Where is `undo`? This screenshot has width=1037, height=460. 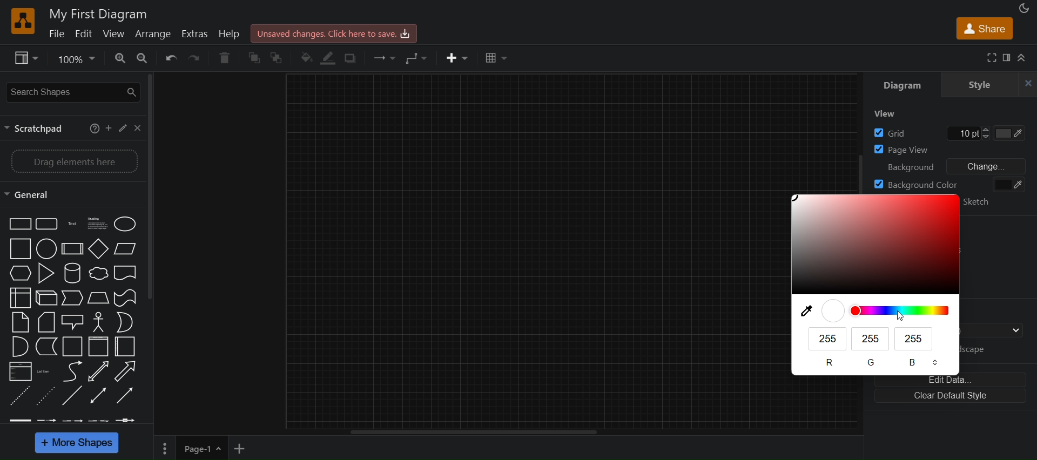 undo is located at coordinates (171, 58).